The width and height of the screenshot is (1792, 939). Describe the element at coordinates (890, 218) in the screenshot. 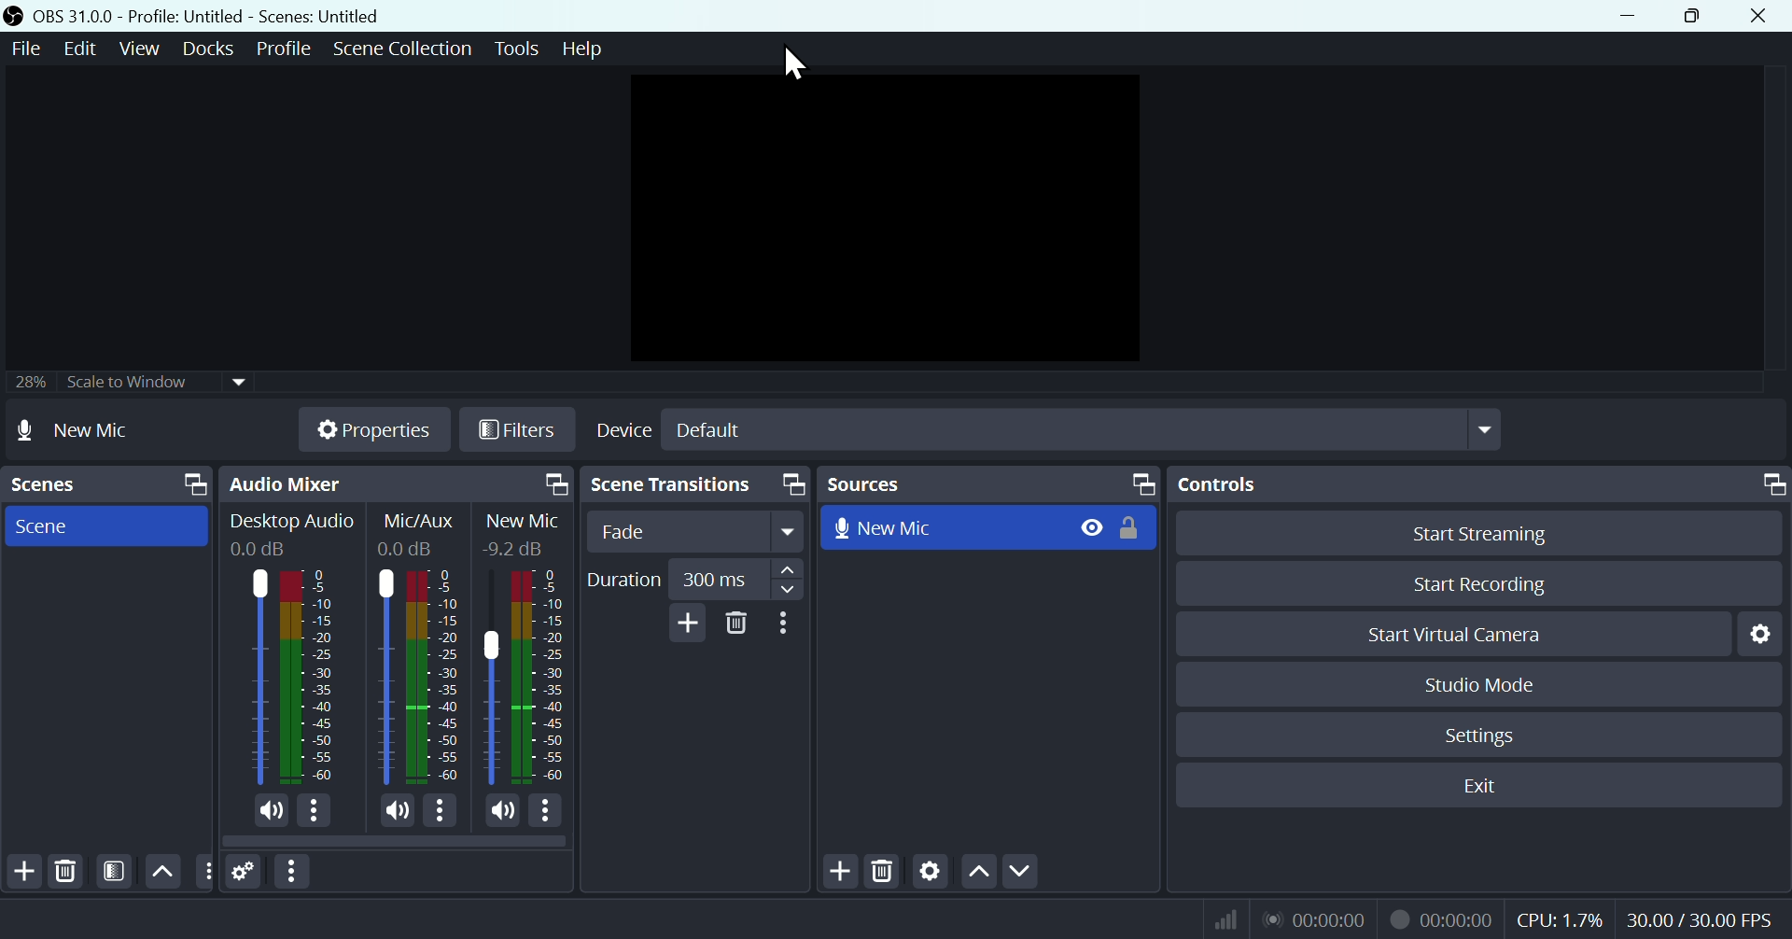

I see `Preview window` at that location.